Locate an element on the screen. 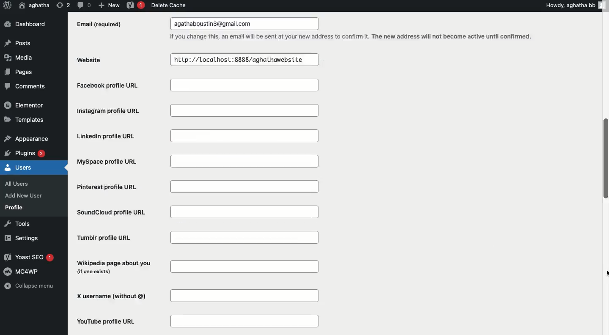 This screenshot has width=609, height=335. Templates is located at coordinates (25, 119).